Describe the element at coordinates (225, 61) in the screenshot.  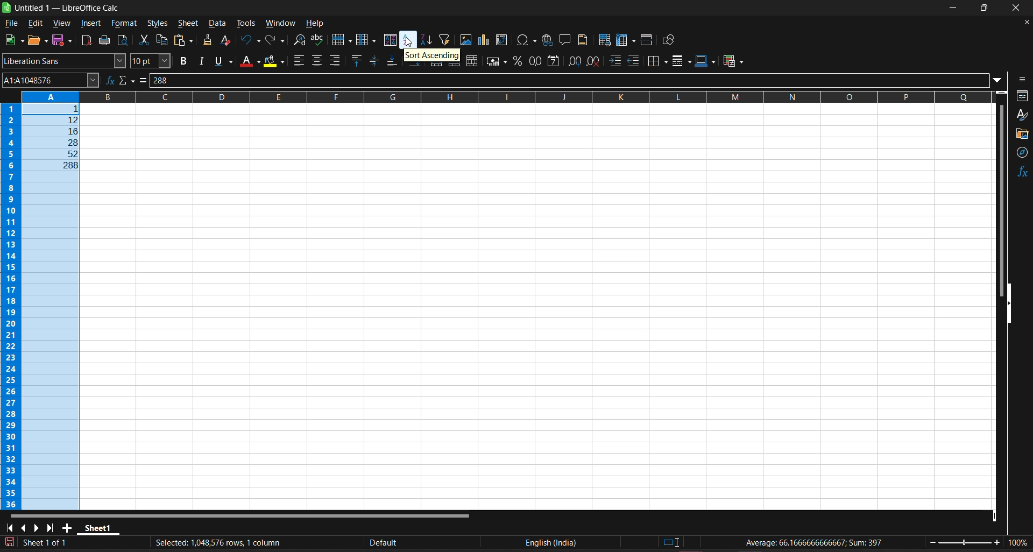
I see `underline` at that location.